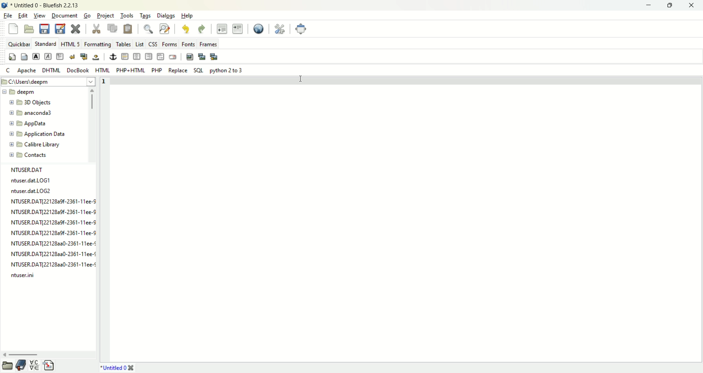  Describe the element at coordinates (8, 366) in the screenshot. I see `scroll bar` at that location.